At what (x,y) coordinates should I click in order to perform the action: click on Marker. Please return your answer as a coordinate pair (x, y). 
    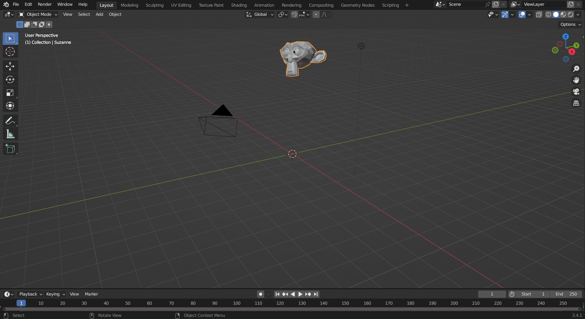
    Looking at the image, I should click on (92, 294).